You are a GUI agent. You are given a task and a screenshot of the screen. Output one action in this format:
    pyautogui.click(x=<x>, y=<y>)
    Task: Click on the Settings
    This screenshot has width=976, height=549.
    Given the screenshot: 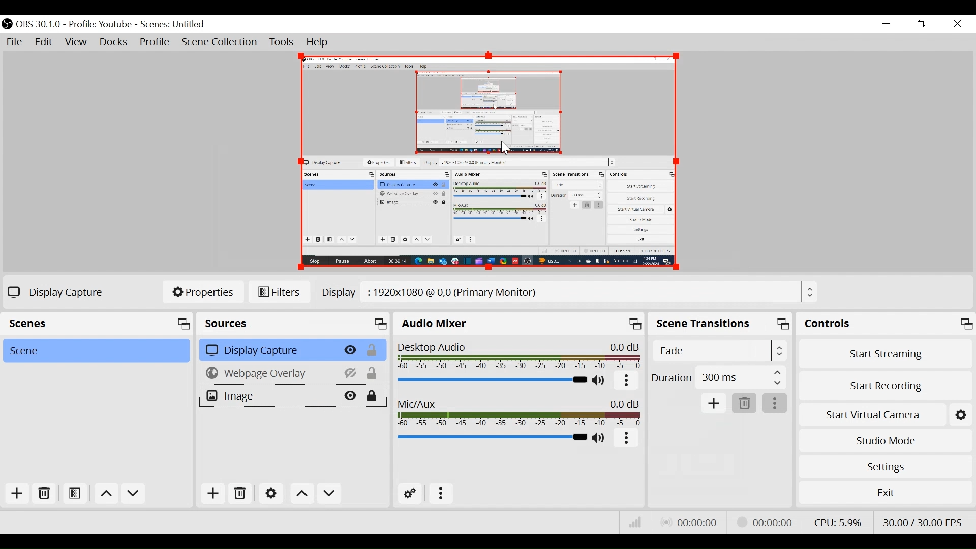 What is the action you would take?
    pyautogui.click(x=886, y=467)
    